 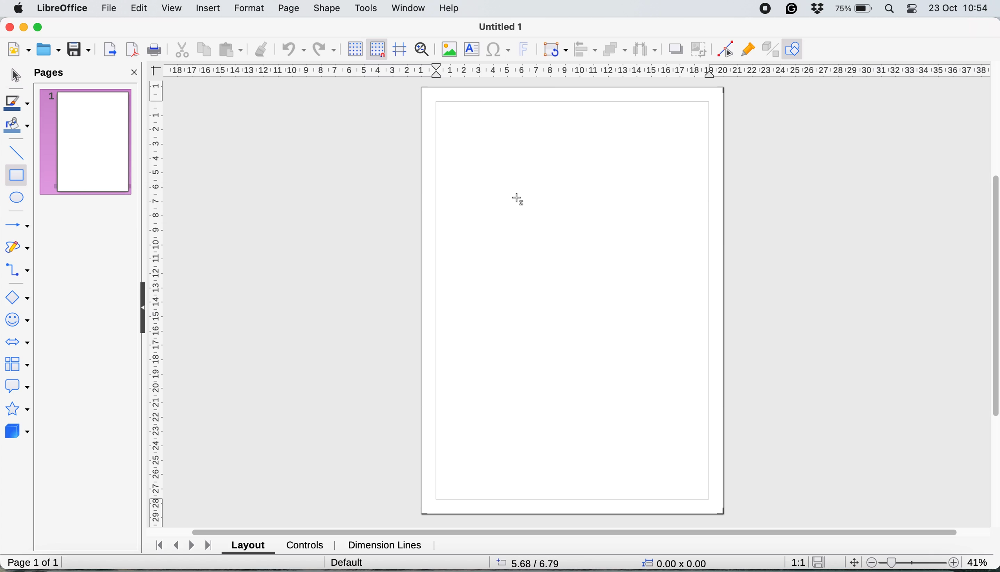 What do you see at coordinates (366, 8) in the screenshot?
I see `tools` at bounding box center [366, 8].